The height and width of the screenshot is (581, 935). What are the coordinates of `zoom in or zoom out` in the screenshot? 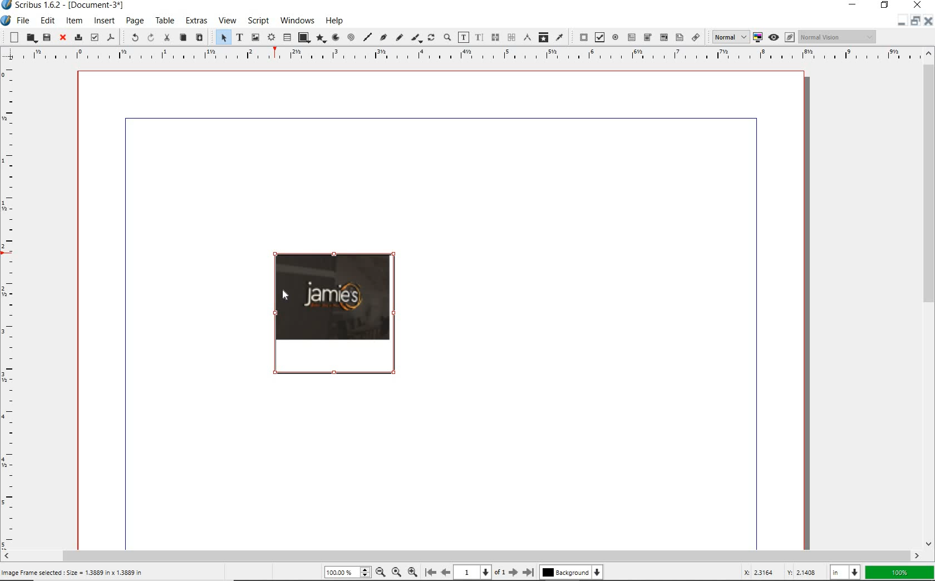 It's located at (447, 37).